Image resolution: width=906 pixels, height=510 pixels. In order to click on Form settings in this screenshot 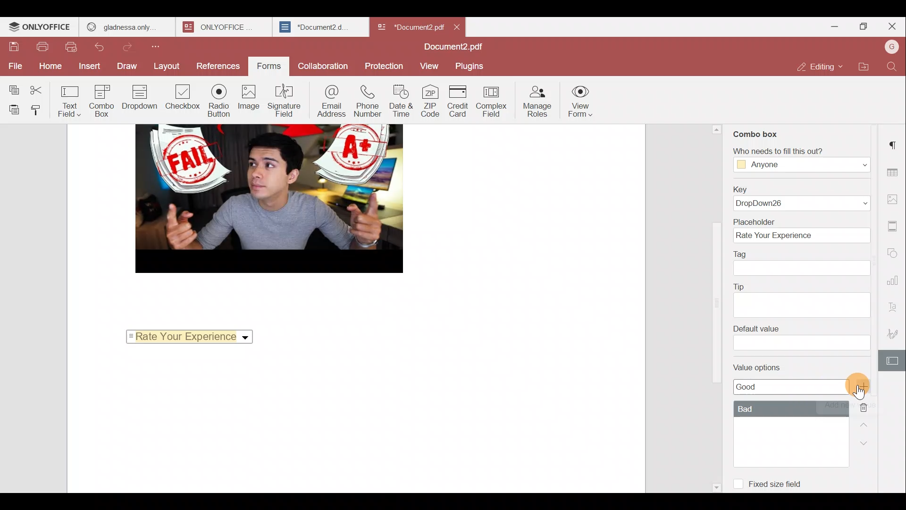, I will do `click(893, 360)`.